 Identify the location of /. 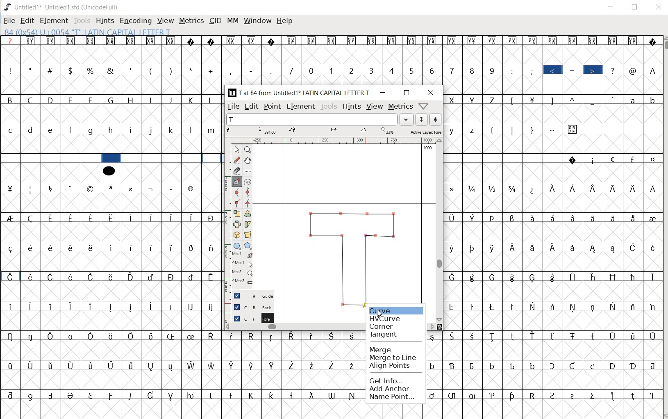
(292, 71).